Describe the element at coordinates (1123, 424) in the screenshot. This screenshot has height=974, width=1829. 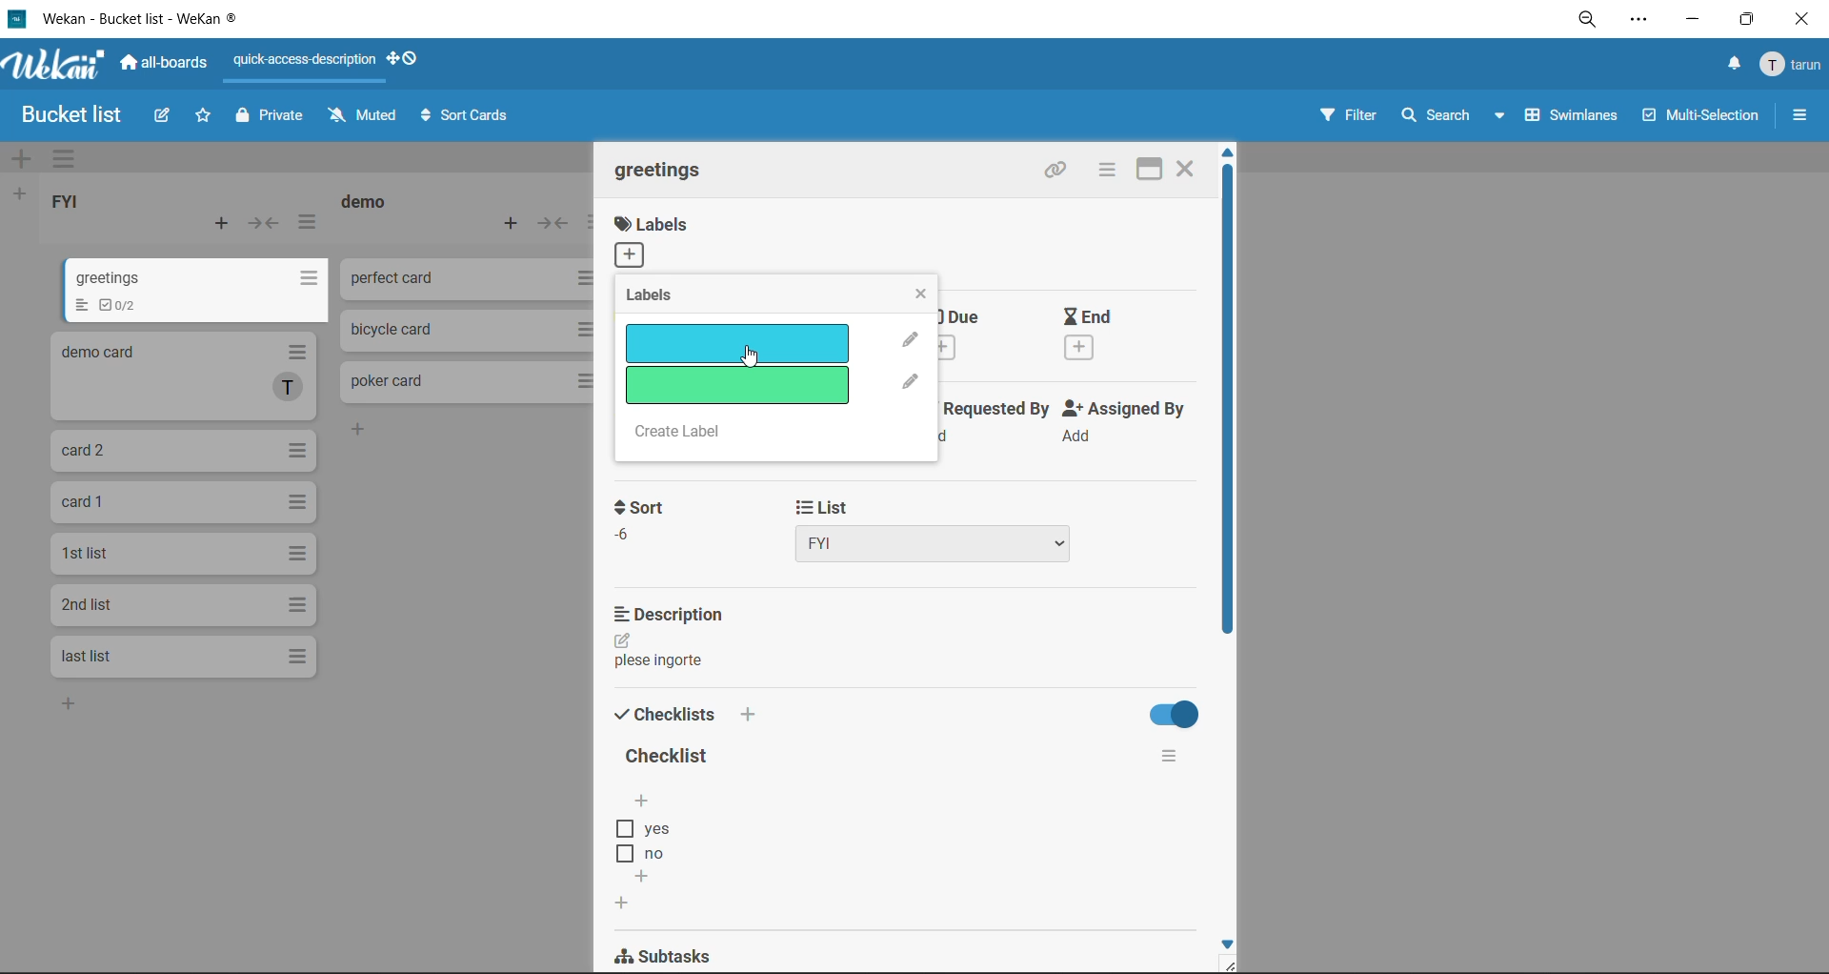
I see `assigned by` at that location.